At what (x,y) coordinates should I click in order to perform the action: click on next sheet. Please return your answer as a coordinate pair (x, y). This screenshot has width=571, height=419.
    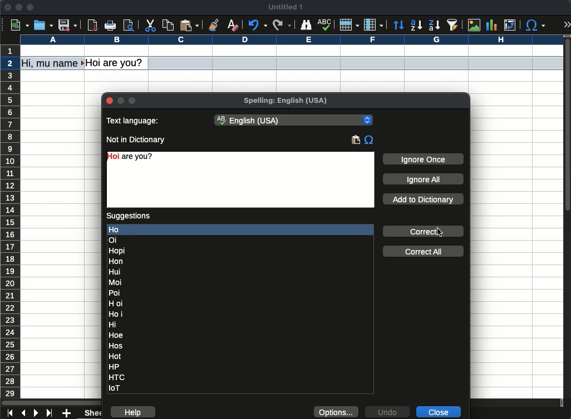
    Looking at the image, I should click on (36, 413).